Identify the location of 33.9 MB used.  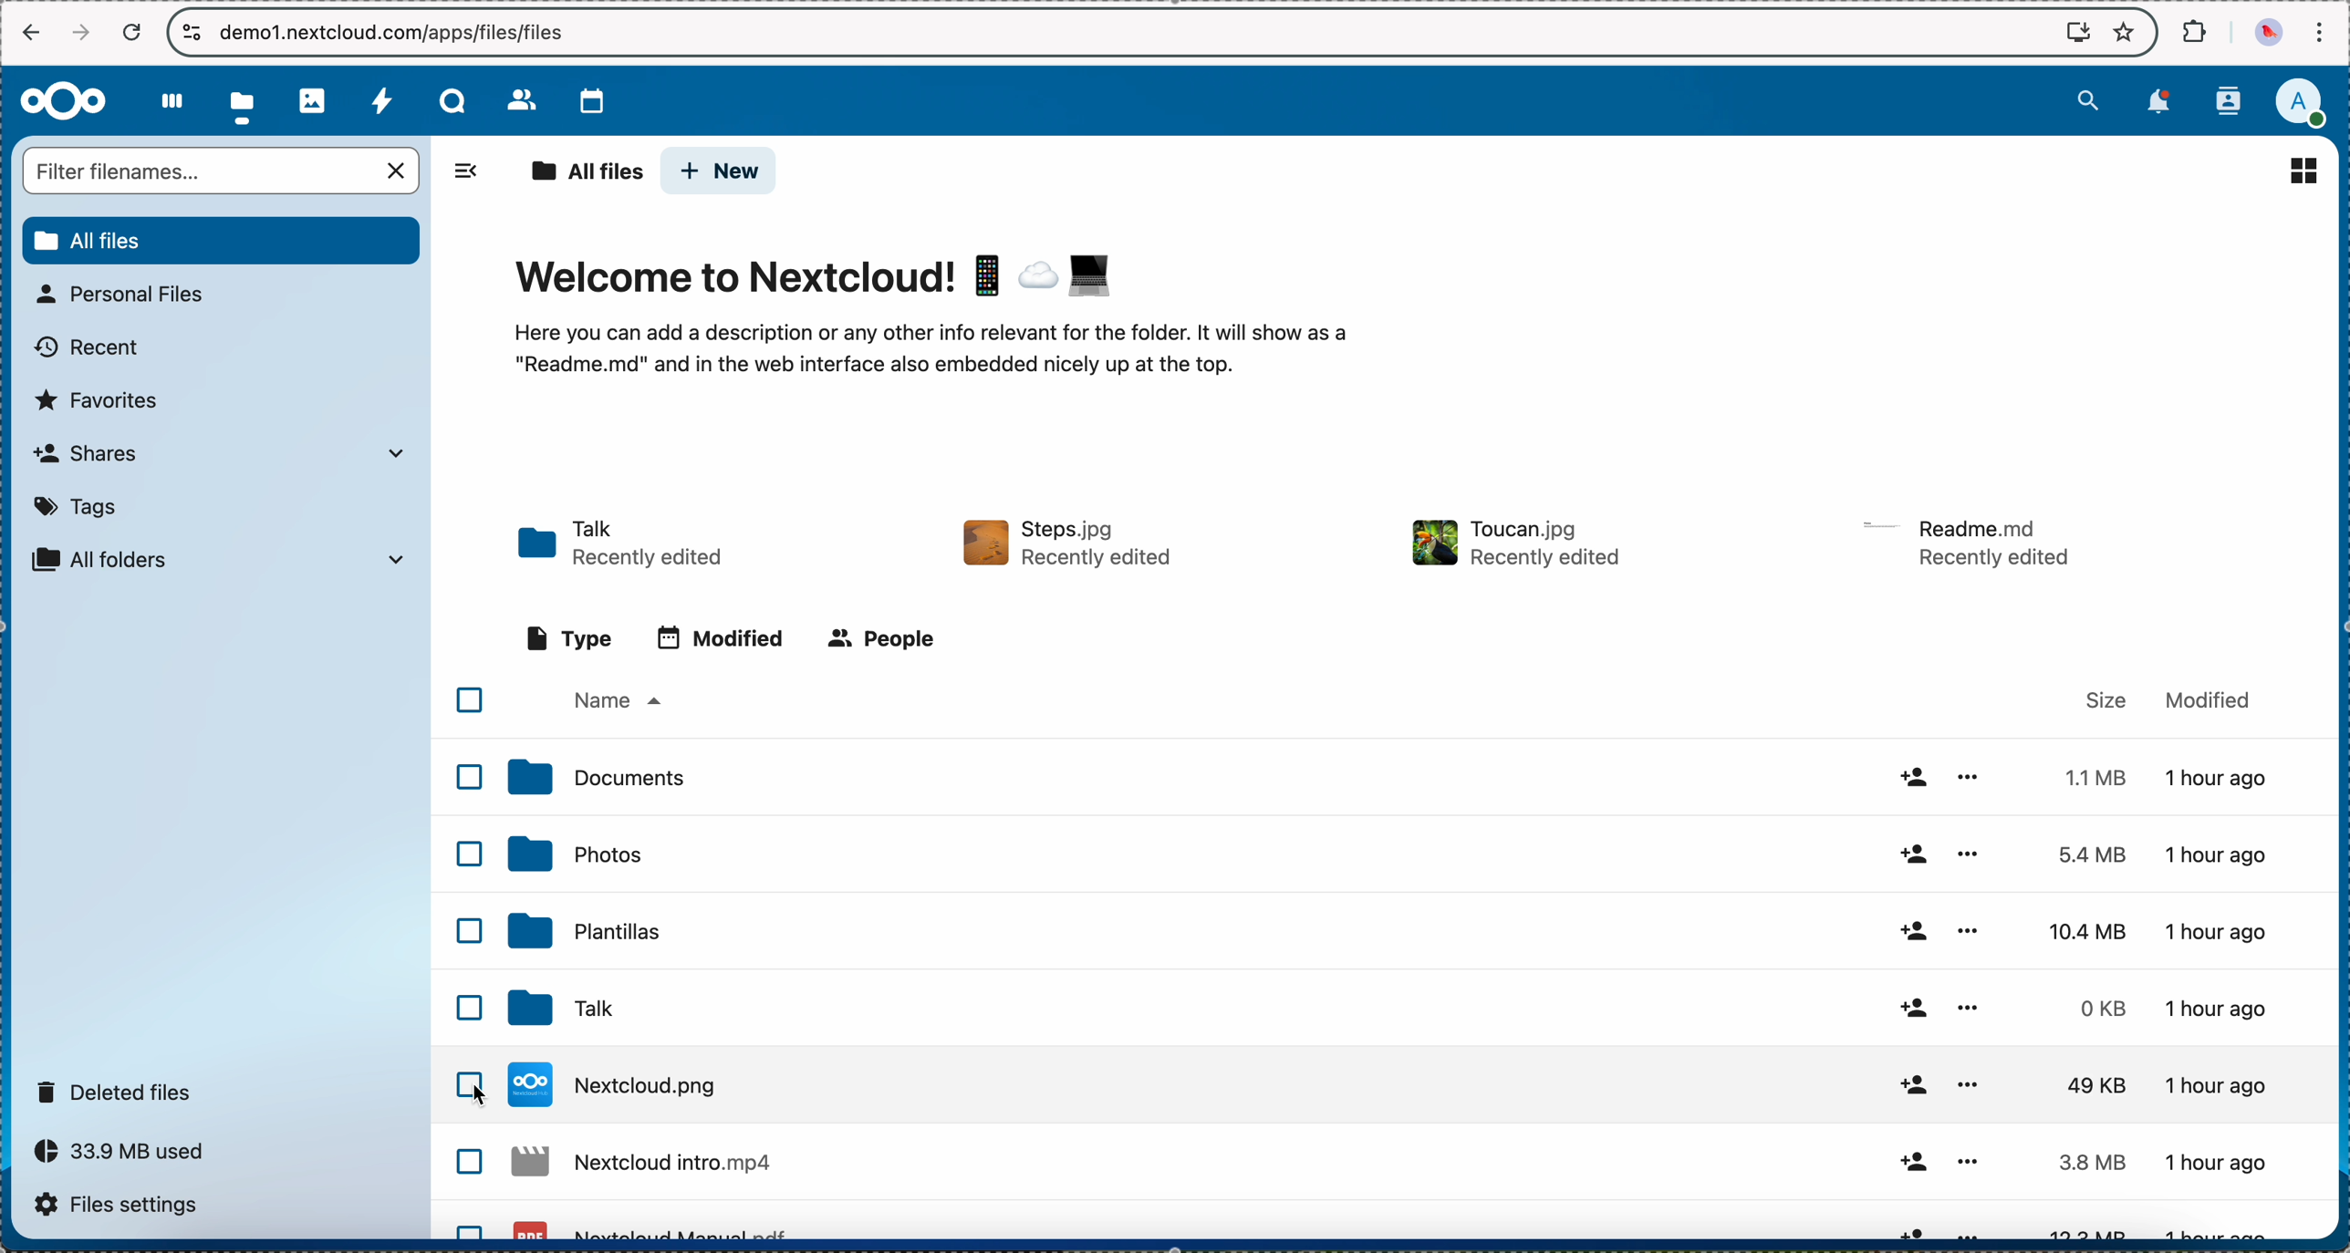
(126, 1151).